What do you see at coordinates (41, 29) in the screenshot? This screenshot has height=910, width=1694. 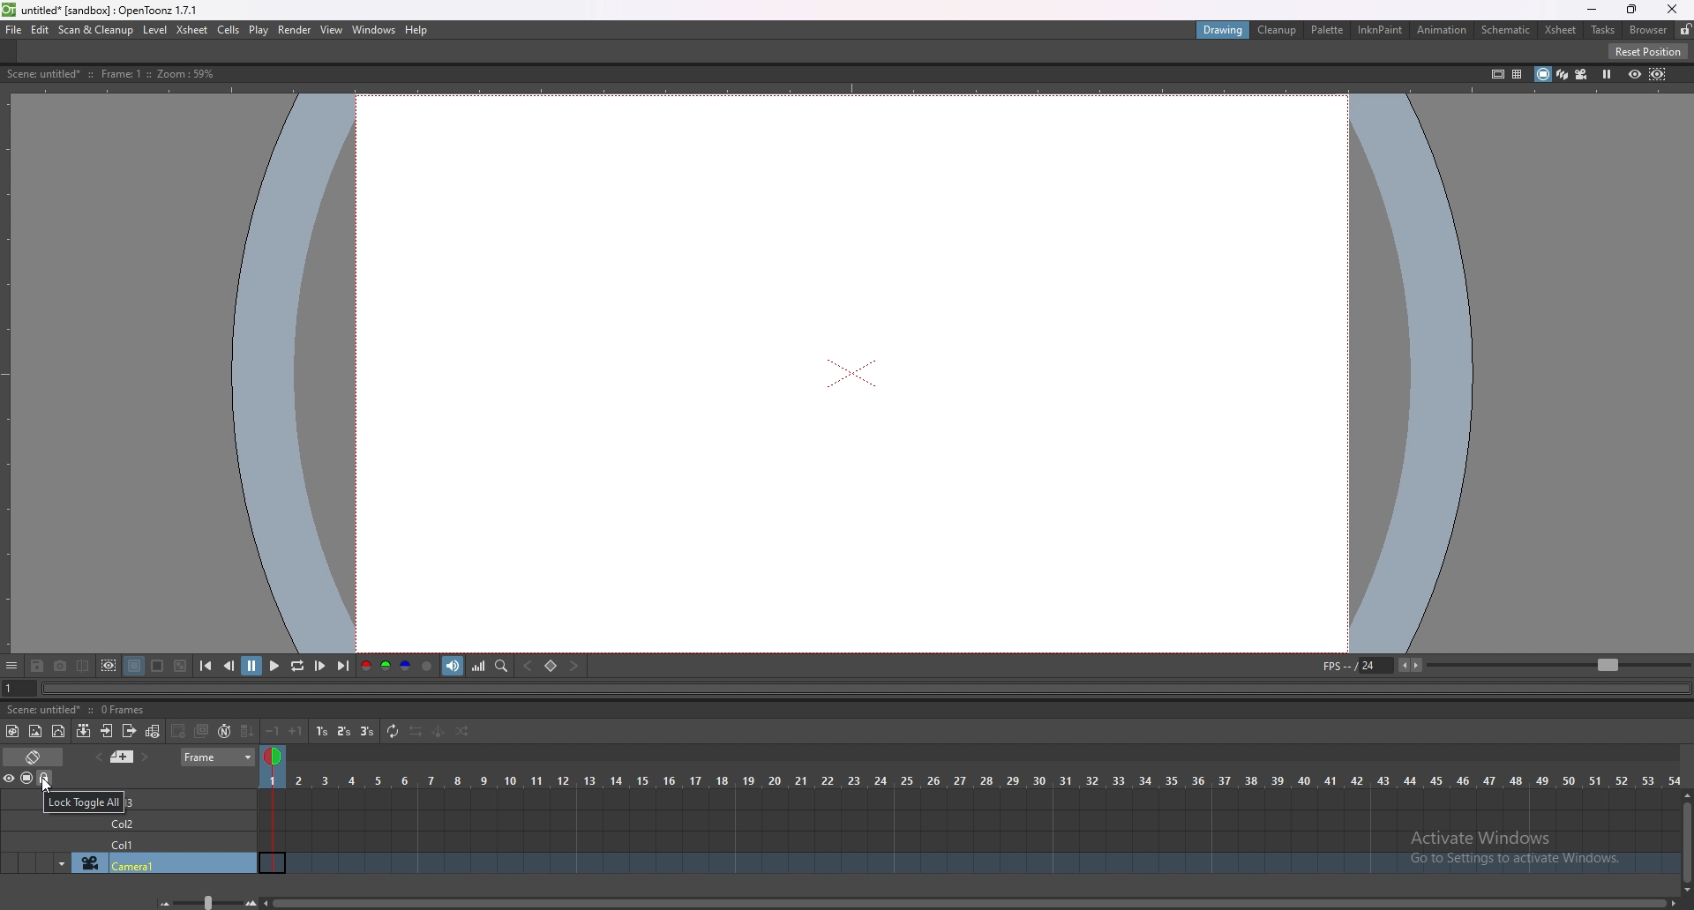 I see `edit` at bounding box center [41, 29].